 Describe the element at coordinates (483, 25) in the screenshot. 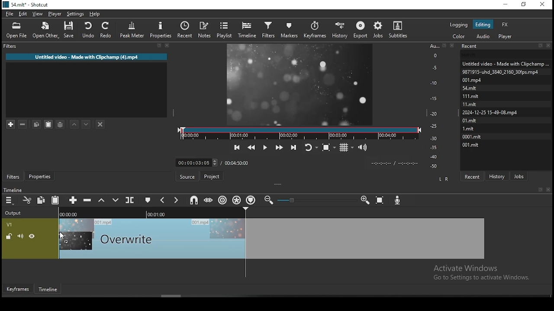

I see `editing` at that location.